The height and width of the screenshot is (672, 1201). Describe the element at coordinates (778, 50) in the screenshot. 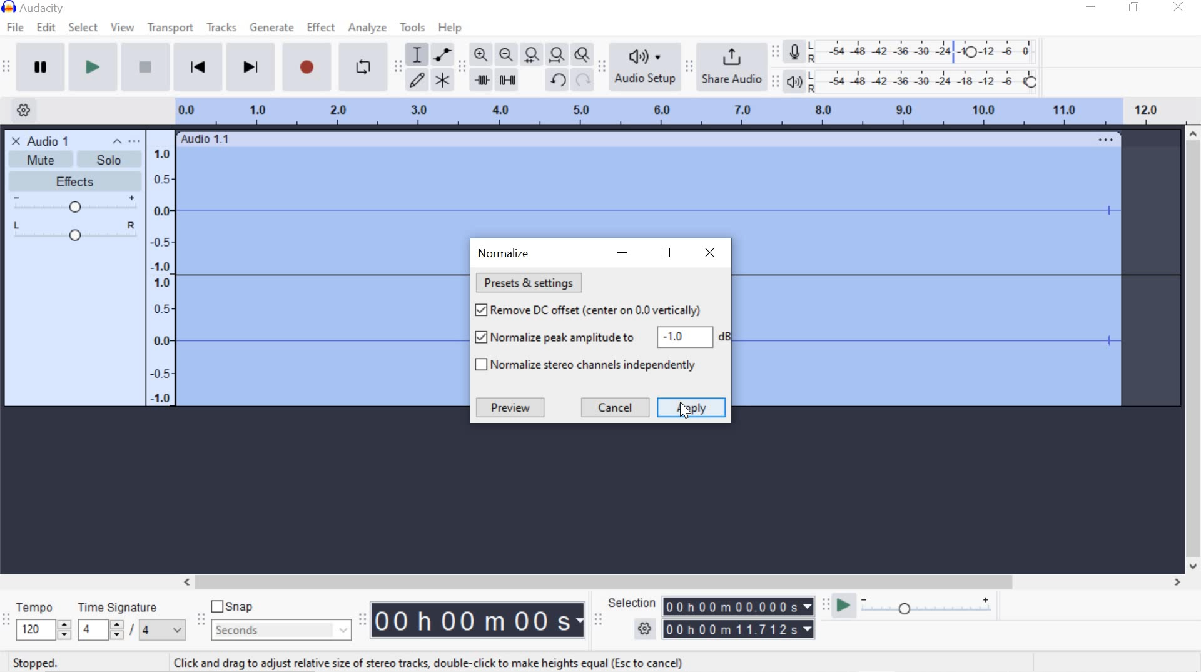

I see `recording meter toolbar` at that location.